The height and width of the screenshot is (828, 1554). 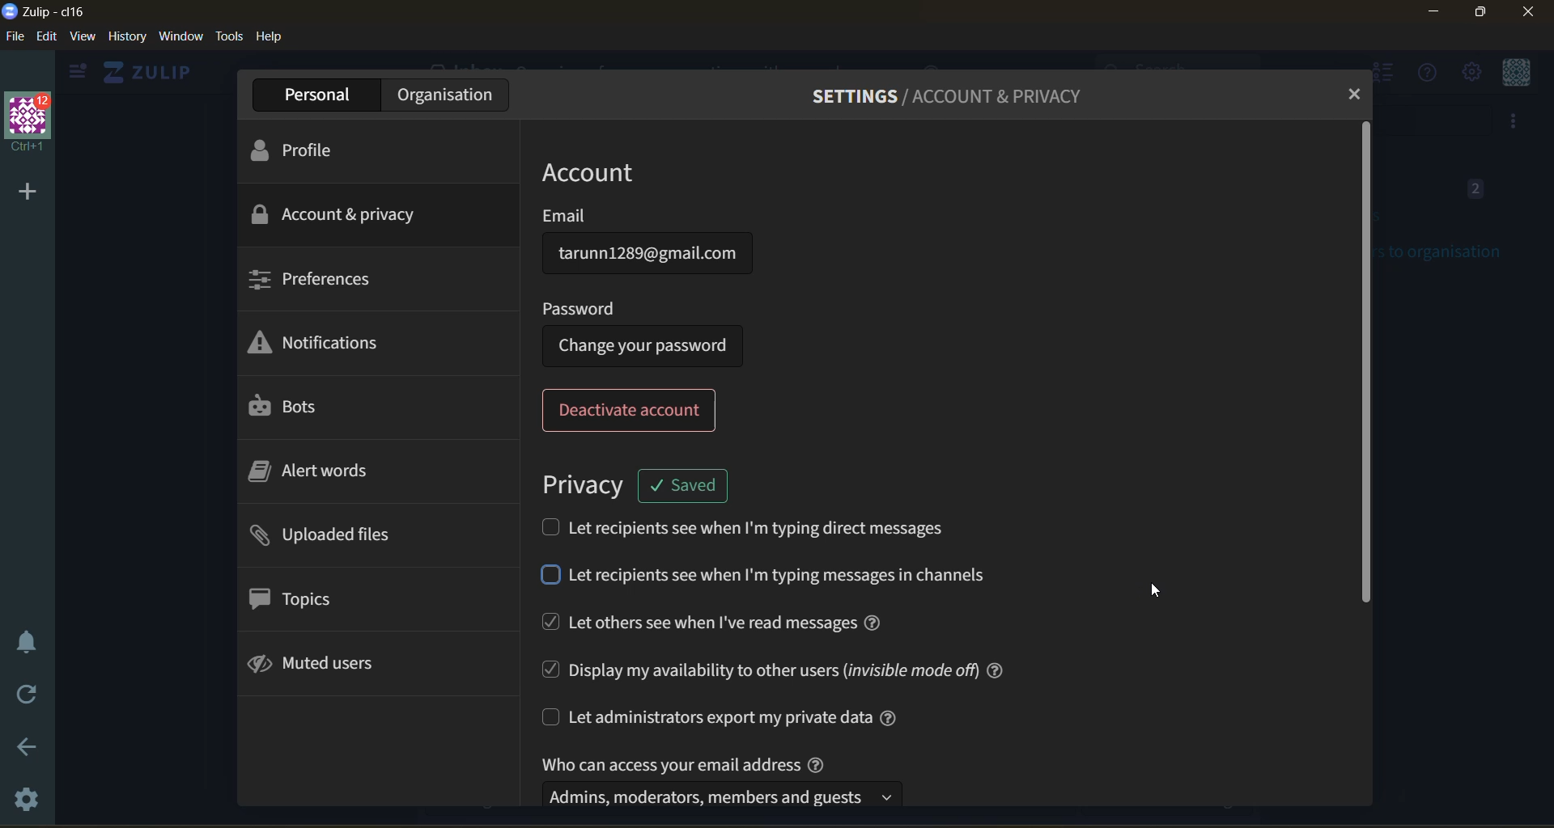 What do you see at coordinates (14, 39) in the screenshot?
I see `file` at bounding box center [14, 39].